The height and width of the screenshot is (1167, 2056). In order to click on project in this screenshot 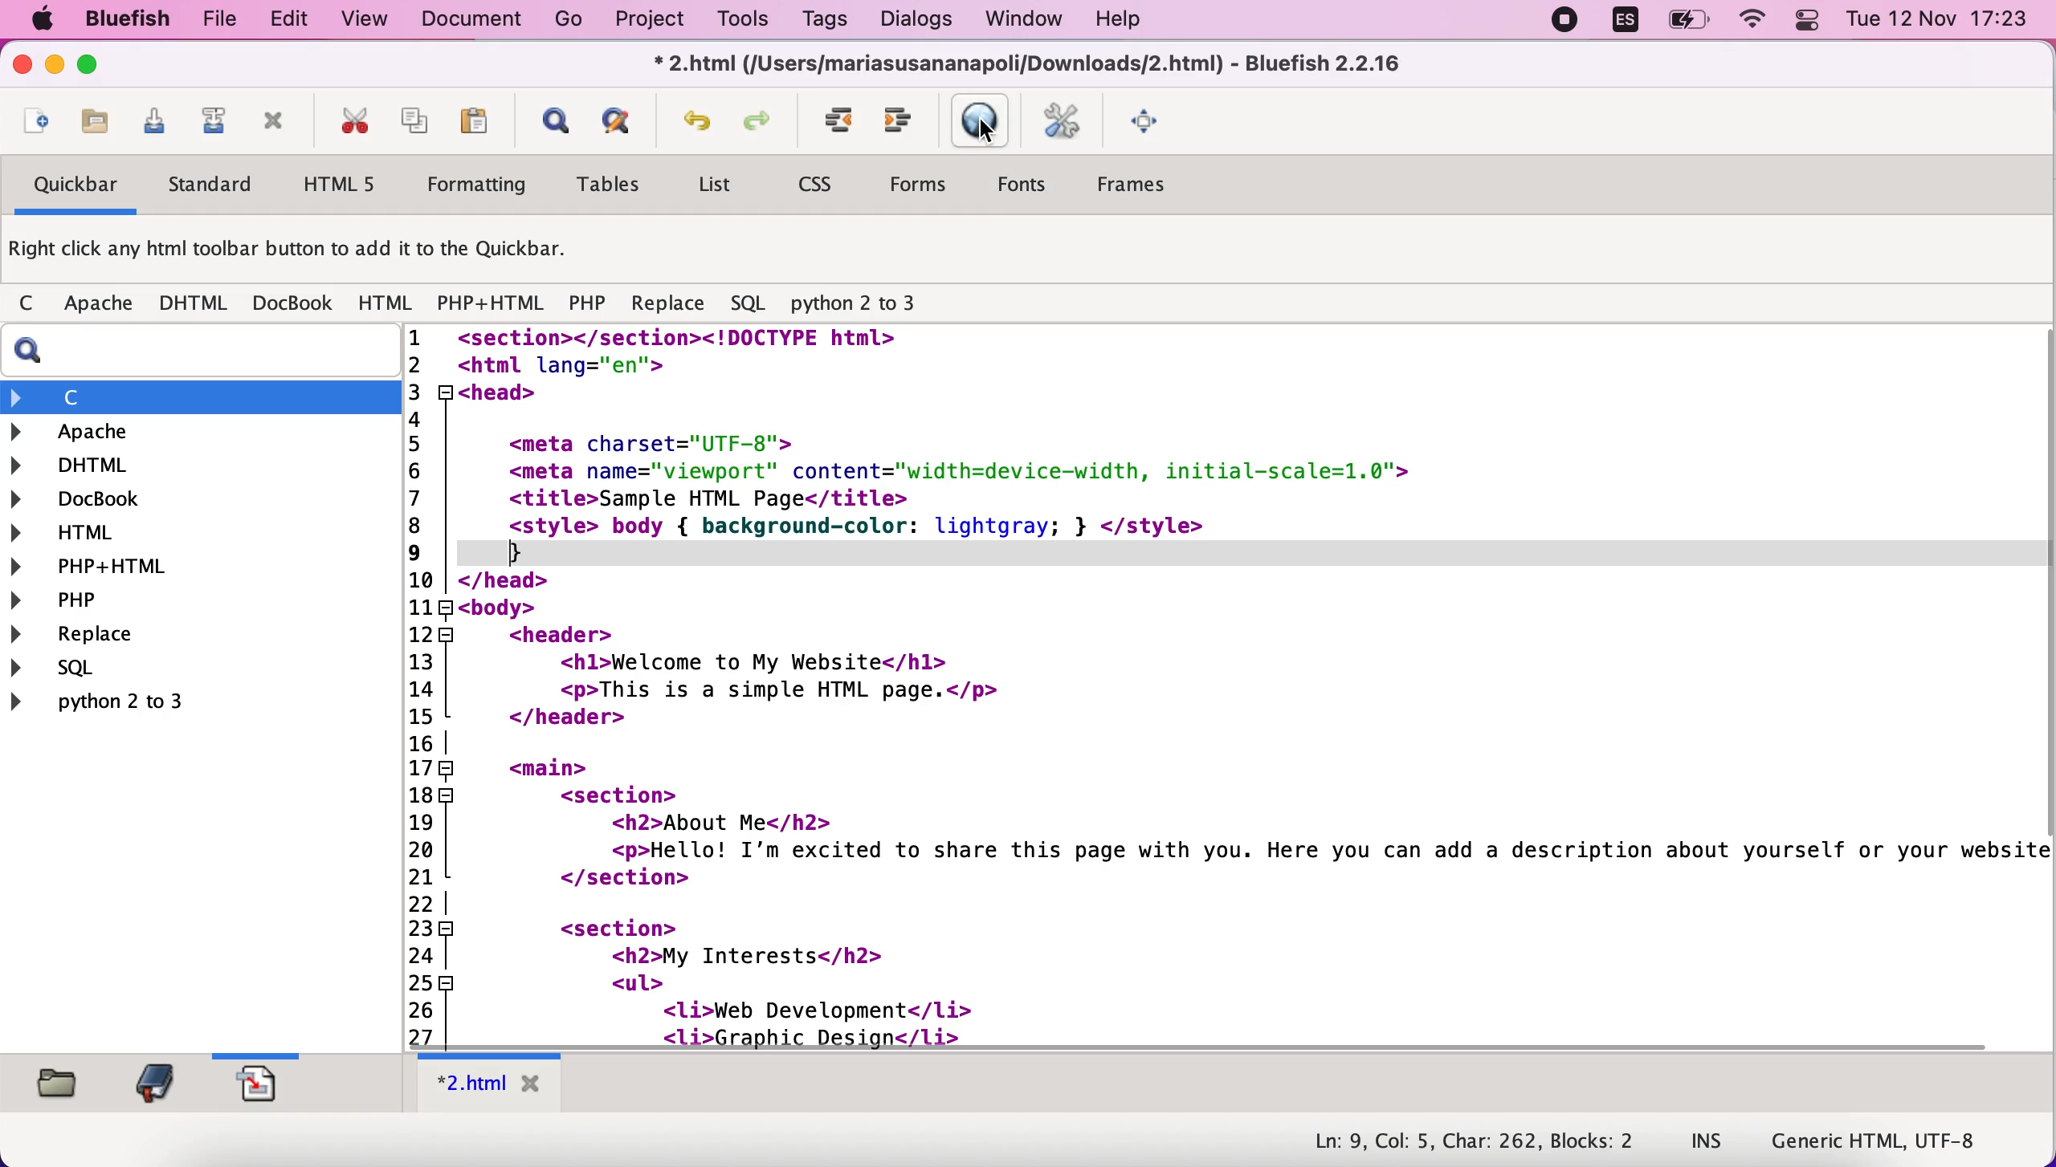, I will do `click(647, 22)`.